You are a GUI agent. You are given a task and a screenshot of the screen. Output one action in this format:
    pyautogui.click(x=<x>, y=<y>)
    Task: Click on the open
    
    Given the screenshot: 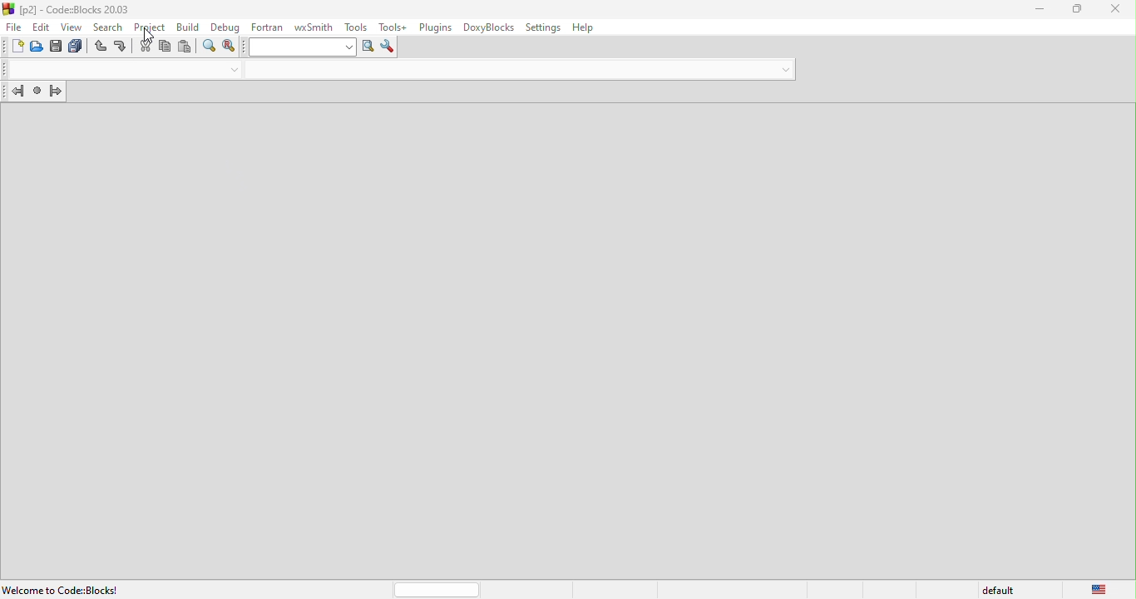 What is the action you would take?
    pyautogui.click(x=38, y=47)
    